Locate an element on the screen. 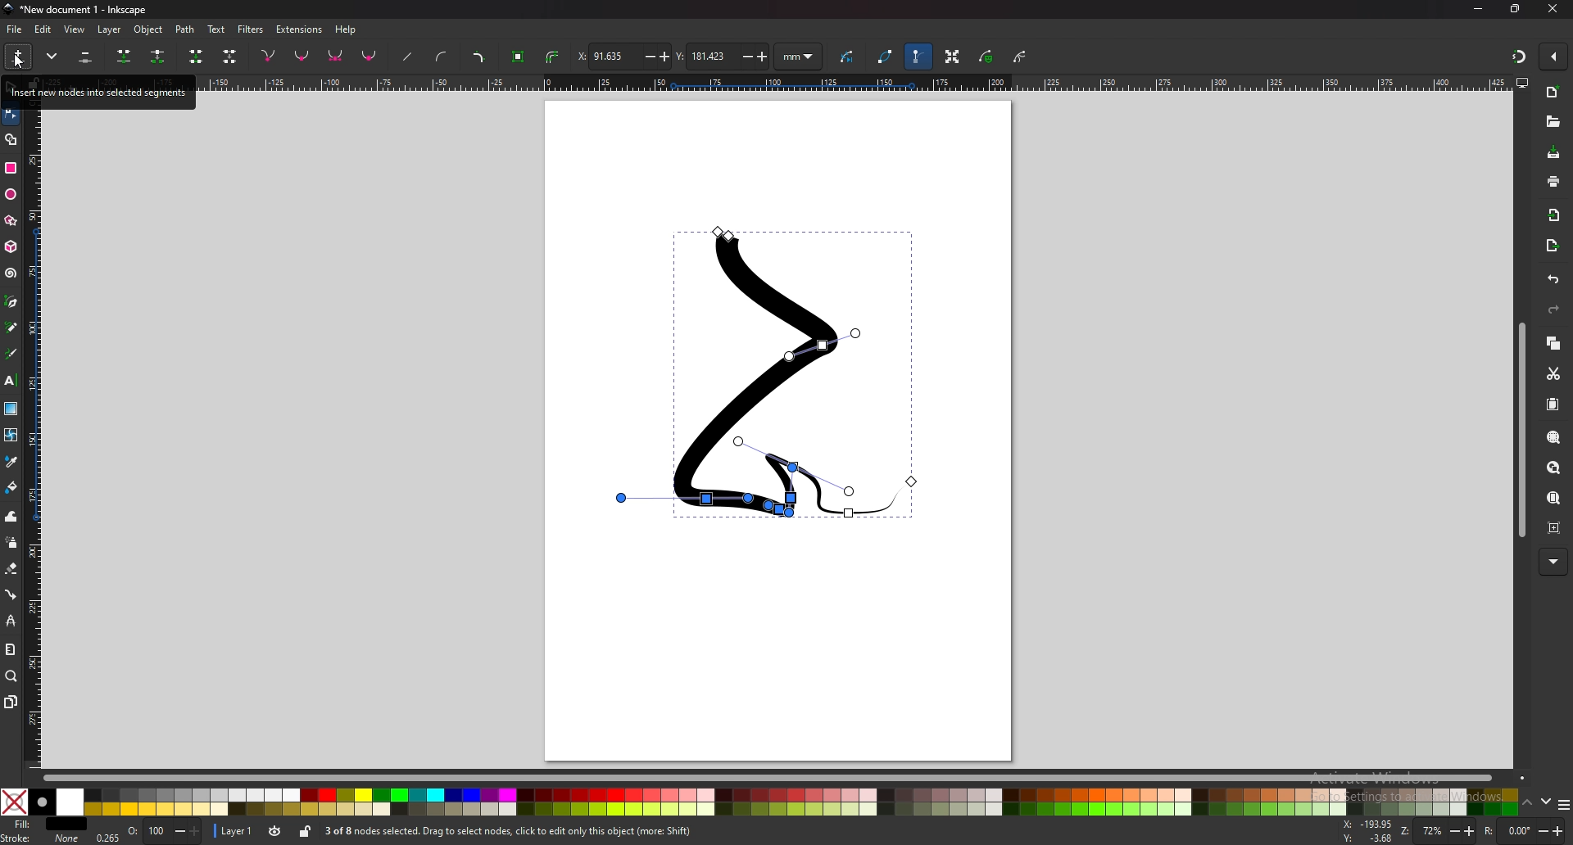  next path effect parameter is located at coordinates (848, 57).